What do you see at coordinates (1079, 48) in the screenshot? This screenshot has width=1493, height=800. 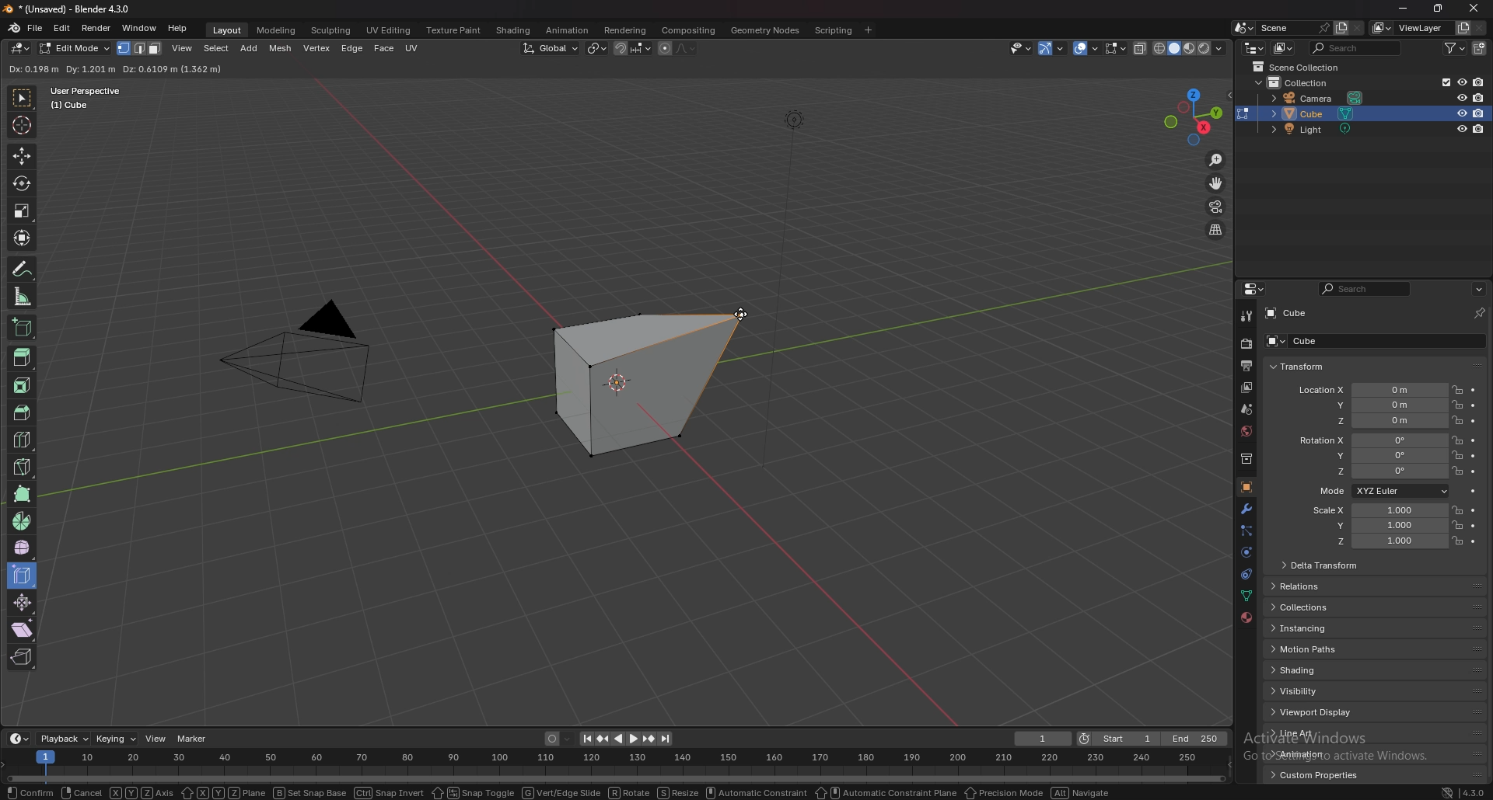 I see `show gizmo` at bounding box center [1079, 48].